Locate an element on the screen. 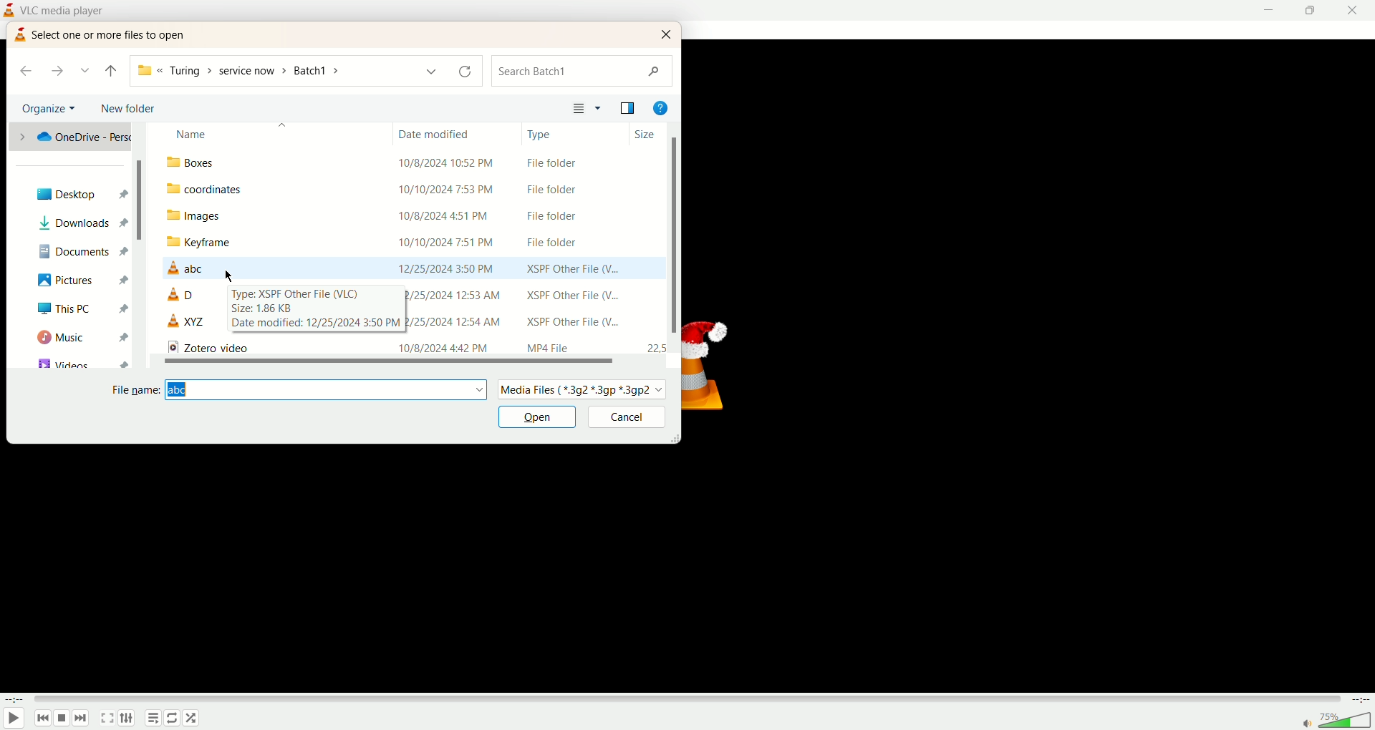 This screenshot has height=730, width=1375. file name is located at coordinates (133, 391).